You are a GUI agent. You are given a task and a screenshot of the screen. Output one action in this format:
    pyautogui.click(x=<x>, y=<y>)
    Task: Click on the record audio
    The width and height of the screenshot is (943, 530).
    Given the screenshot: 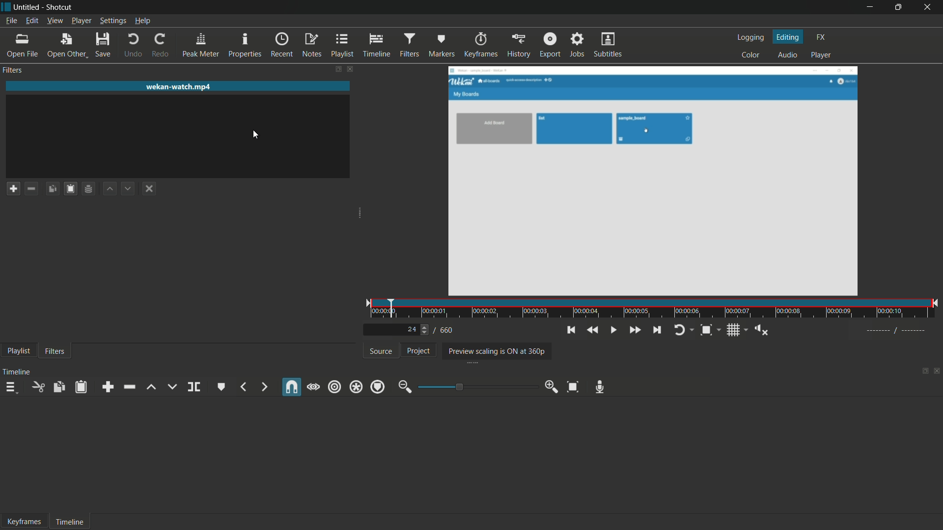 What is the action you would take?
    pyautogui.click(x=600, y=388)
    